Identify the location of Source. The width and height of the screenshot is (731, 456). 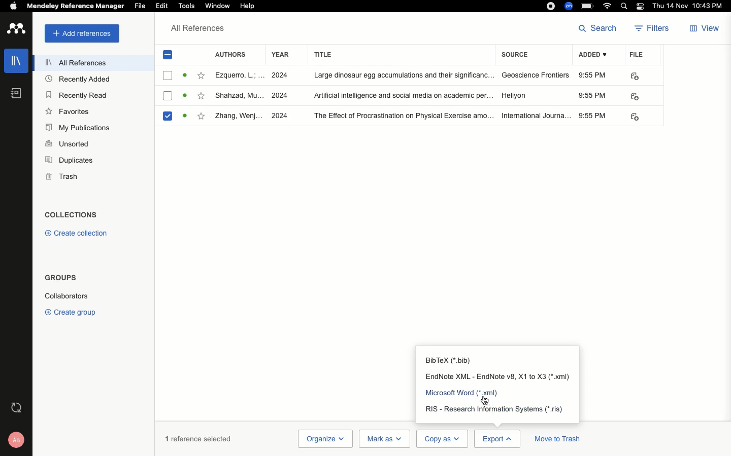
(518, 56).